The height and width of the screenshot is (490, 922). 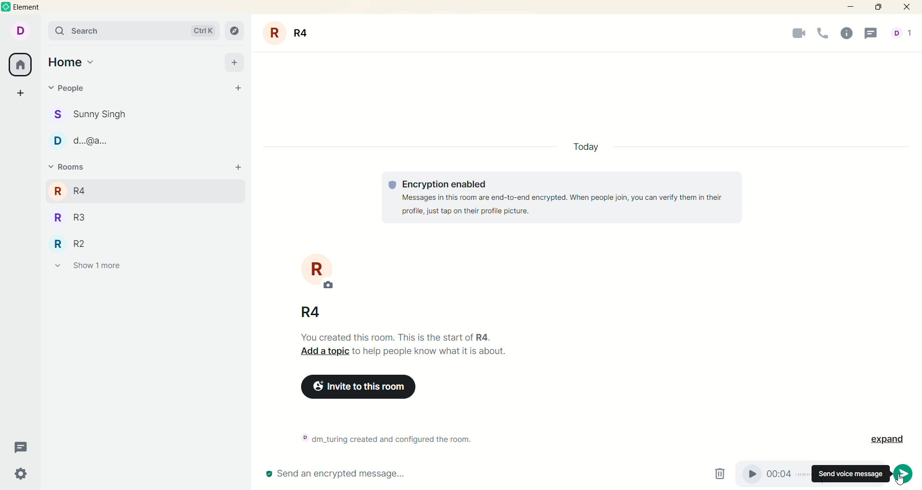 I want to click on people, so click(x=99, y=115).